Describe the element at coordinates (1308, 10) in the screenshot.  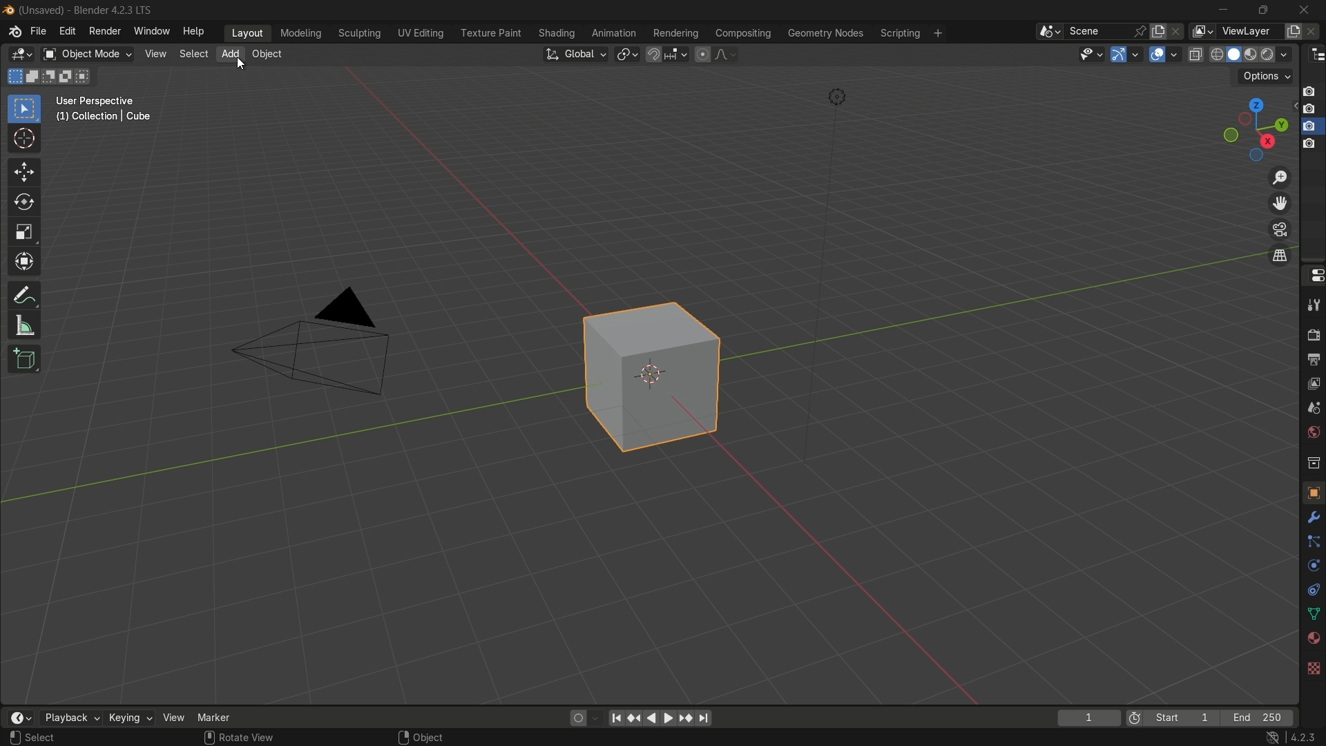
I see `close app` at that location.